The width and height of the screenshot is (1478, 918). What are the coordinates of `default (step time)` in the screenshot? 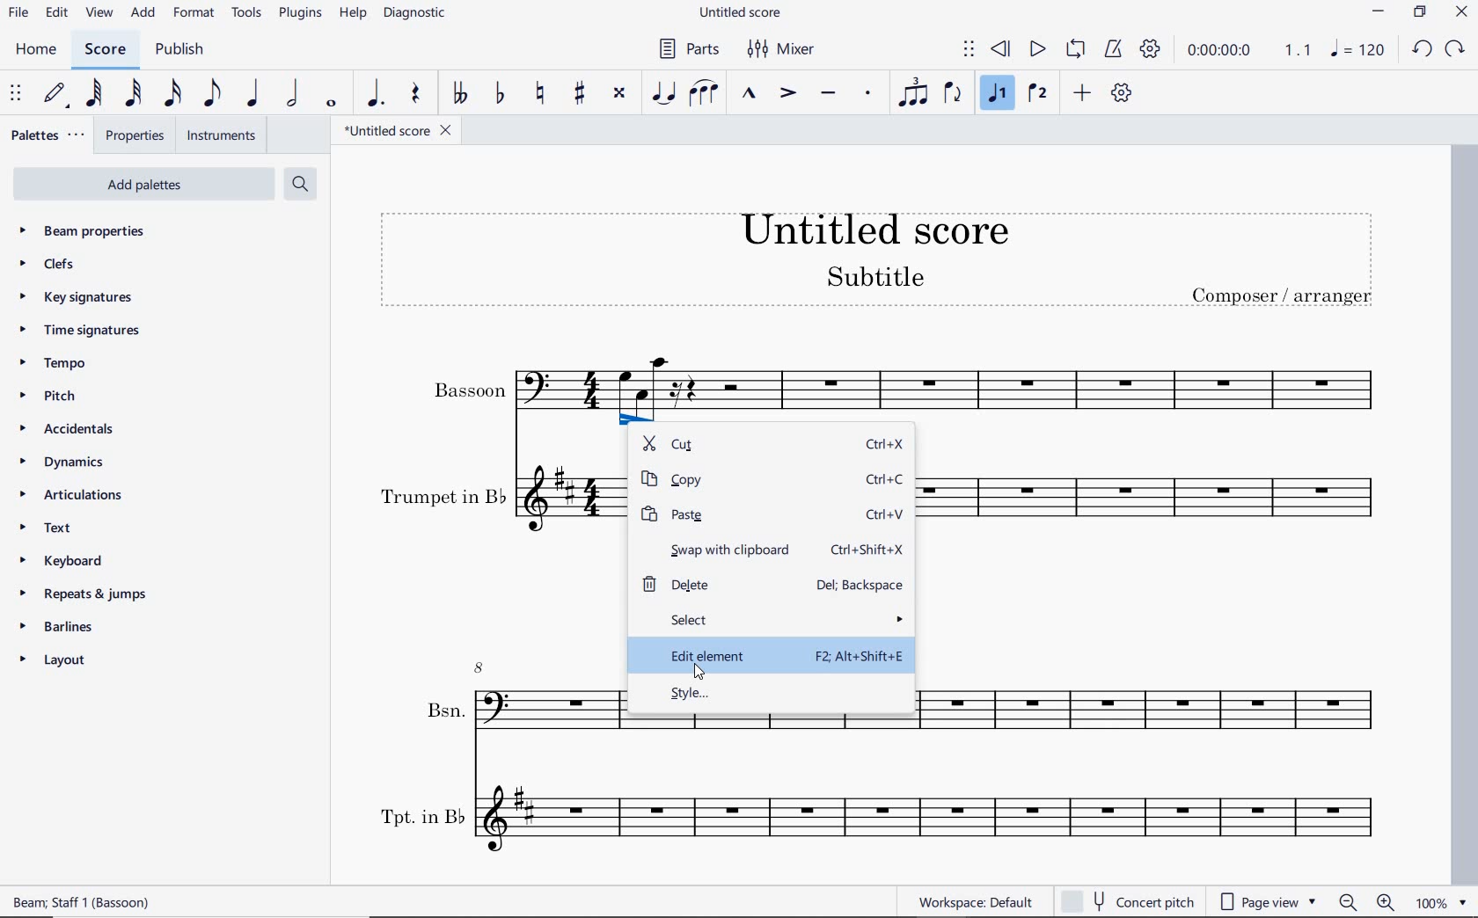 It's located at (57, 93).